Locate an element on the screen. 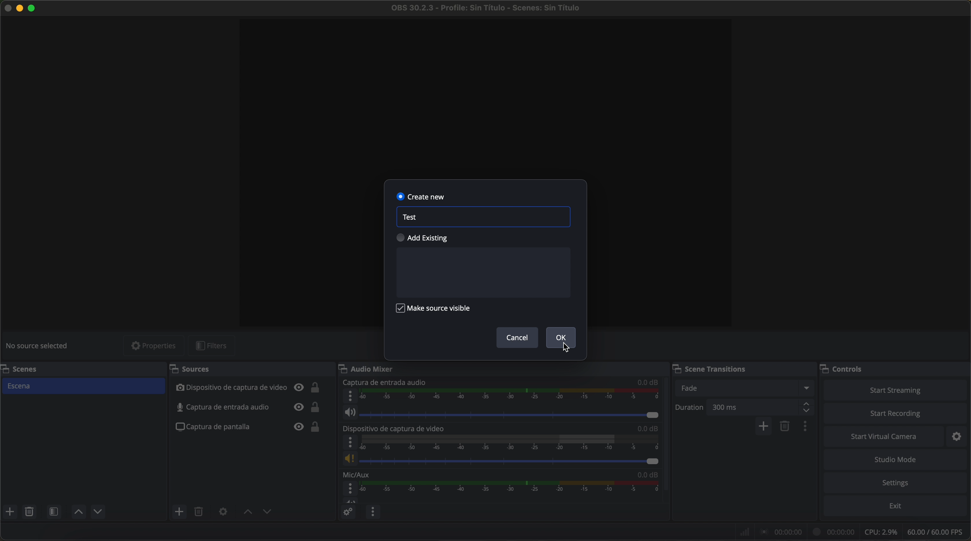 This screenshot has height=541, width=971. transition properties is located at coordinates (807, 427).